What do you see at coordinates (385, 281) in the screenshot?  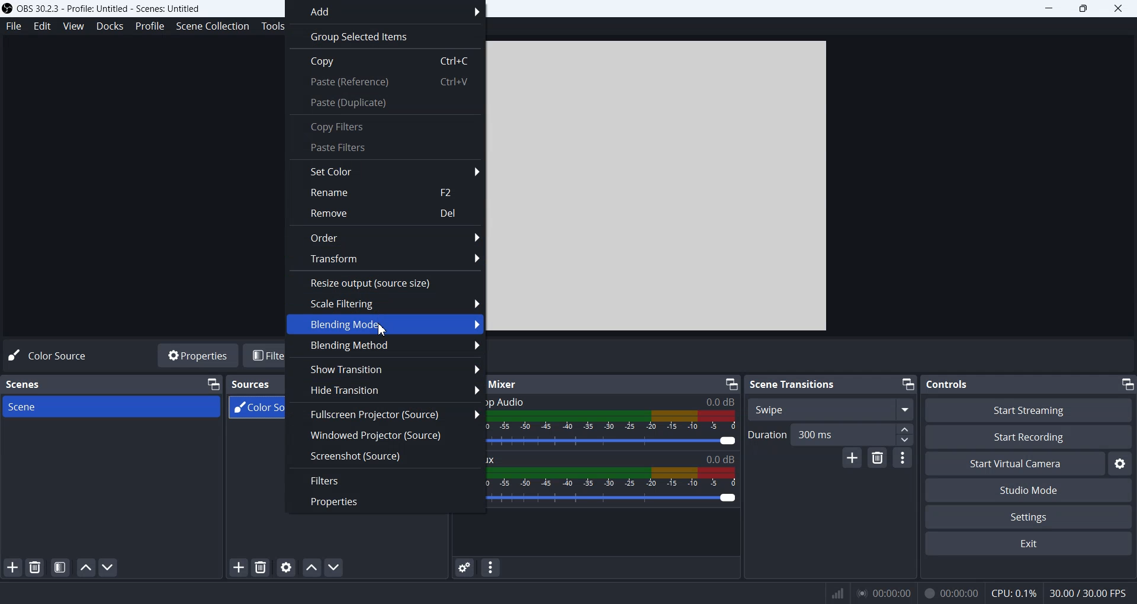 I see `Resize output (source size)` at bounding box center [385, 281].